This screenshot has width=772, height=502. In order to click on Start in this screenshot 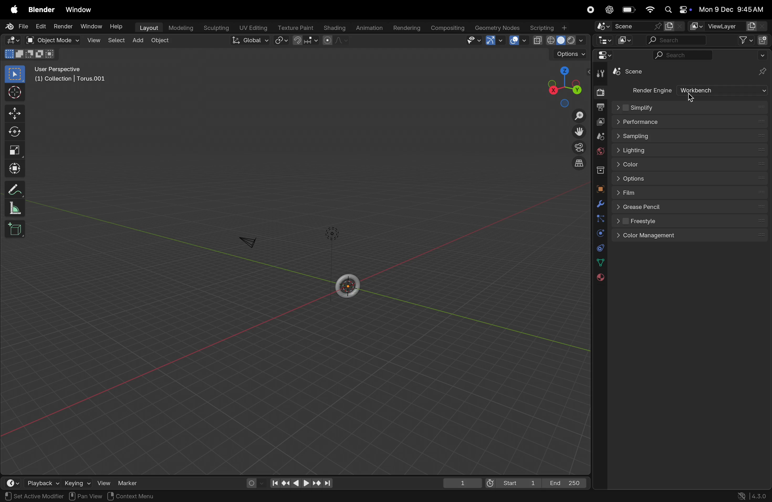, I will do `click(511, 483)`.